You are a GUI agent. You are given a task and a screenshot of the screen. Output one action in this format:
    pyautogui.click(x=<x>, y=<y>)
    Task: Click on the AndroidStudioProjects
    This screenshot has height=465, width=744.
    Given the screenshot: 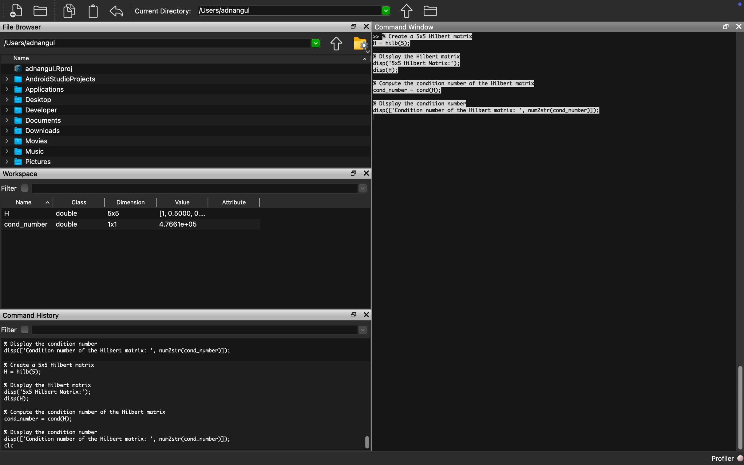 What is the action you would take?
    pyautogui.click(x=50, y=79)
    